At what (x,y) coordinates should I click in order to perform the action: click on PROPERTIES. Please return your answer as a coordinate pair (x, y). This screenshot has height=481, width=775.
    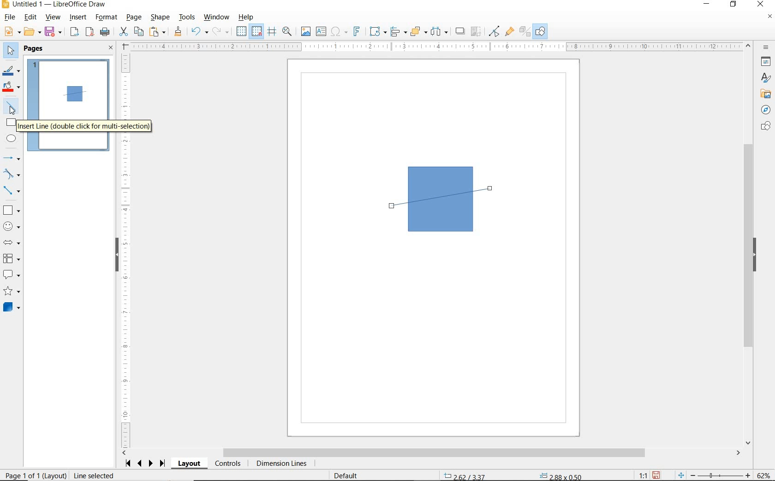
    Looking at the image, I should click on (764, 63).